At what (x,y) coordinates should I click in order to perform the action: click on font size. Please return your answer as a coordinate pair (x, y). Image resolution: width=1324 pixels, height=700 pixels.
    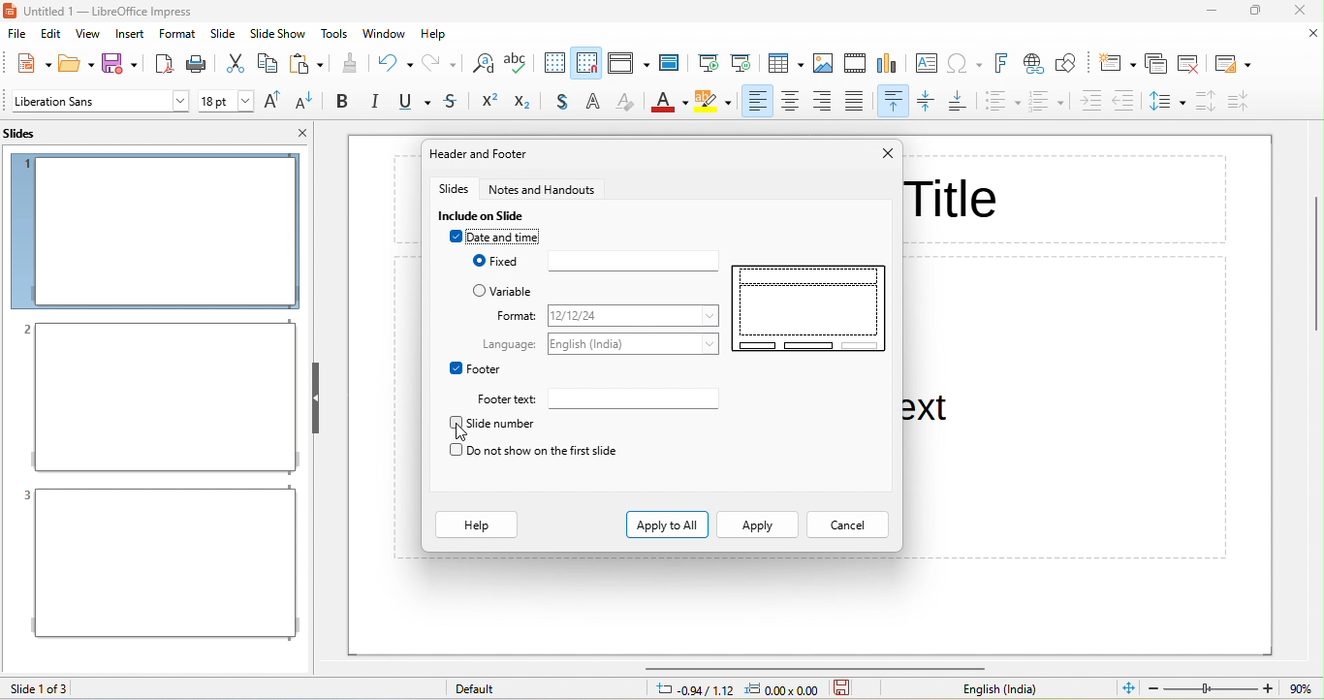
    Looking at the image, I should click on (226, 101).